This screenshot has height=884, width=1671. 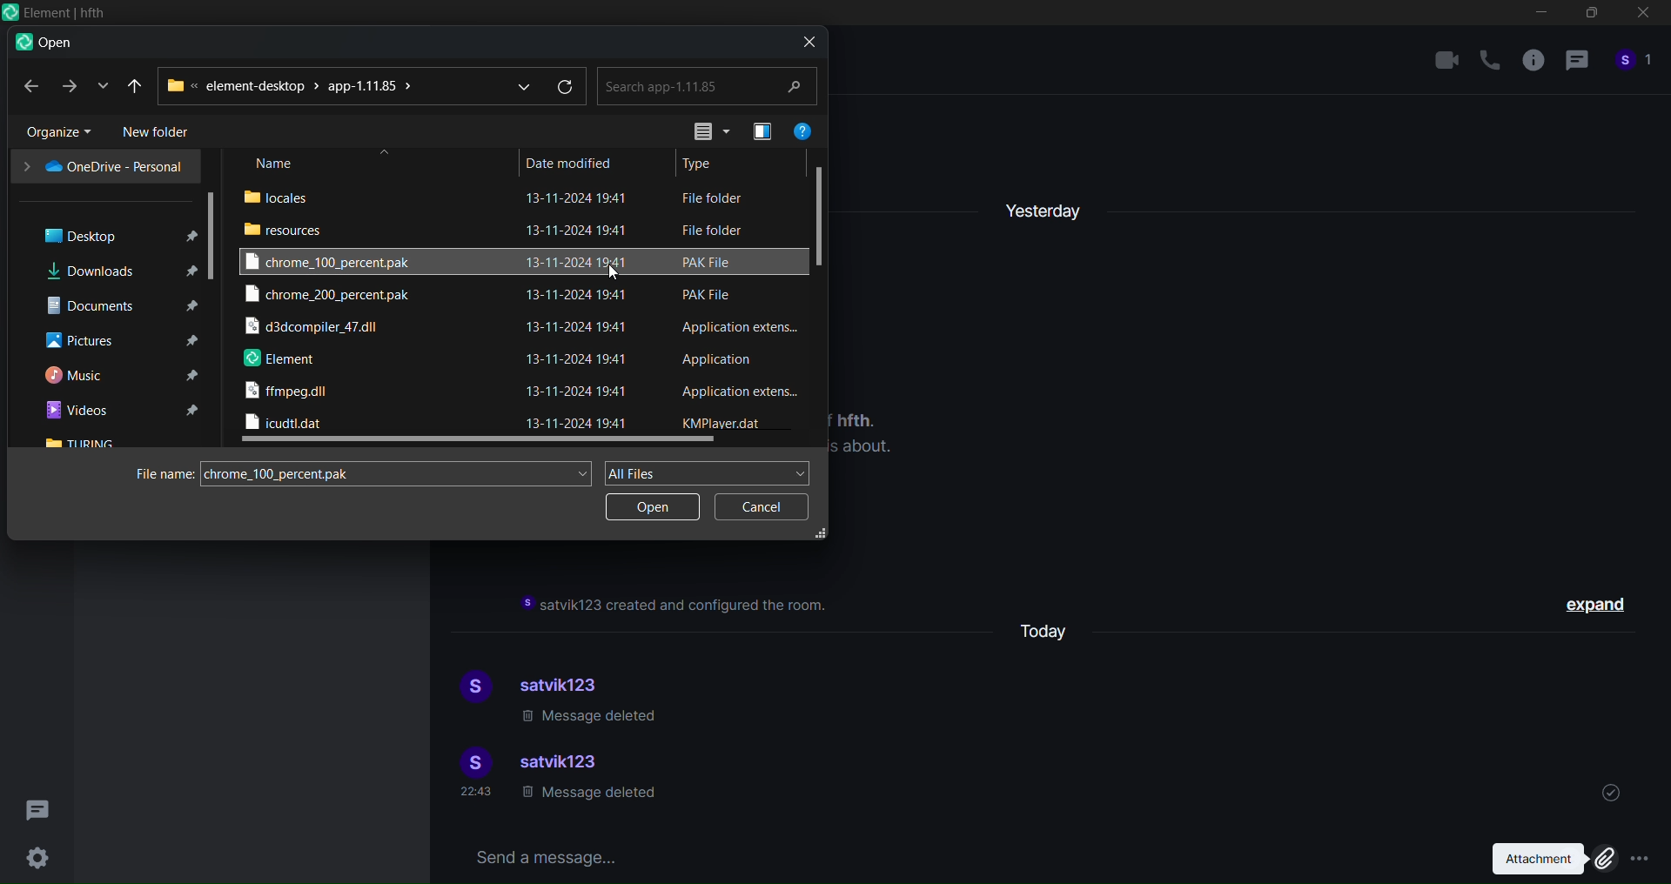 I want to click on display picture, so click(x=471, y=688).